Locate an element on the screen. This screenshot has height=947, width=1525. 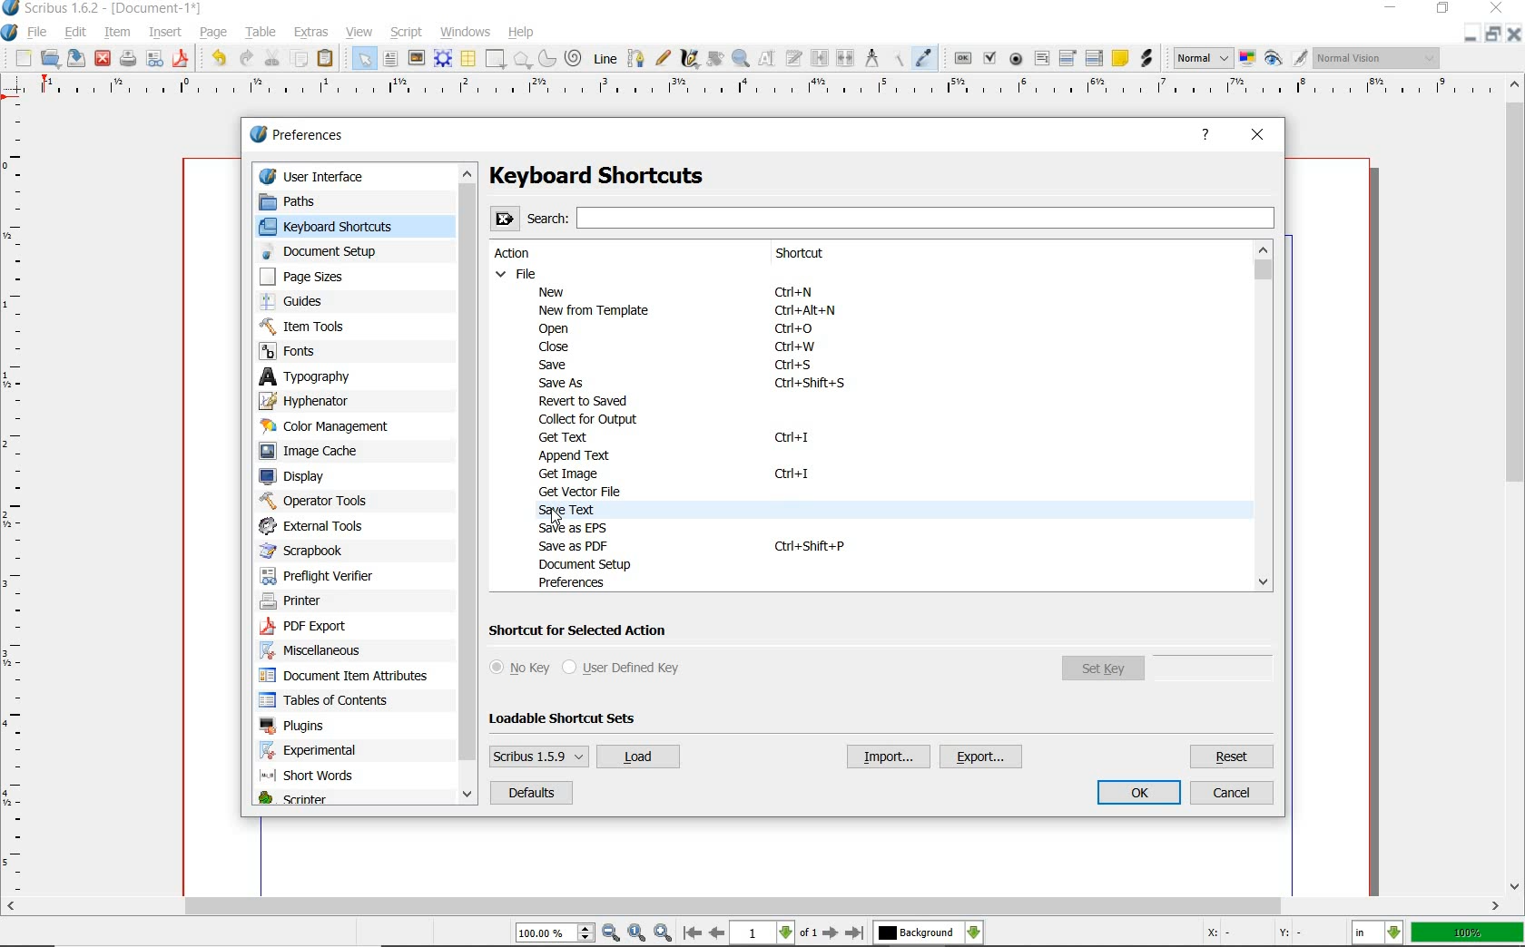
Ctrl + 1 is located at coordinates (793, 474).